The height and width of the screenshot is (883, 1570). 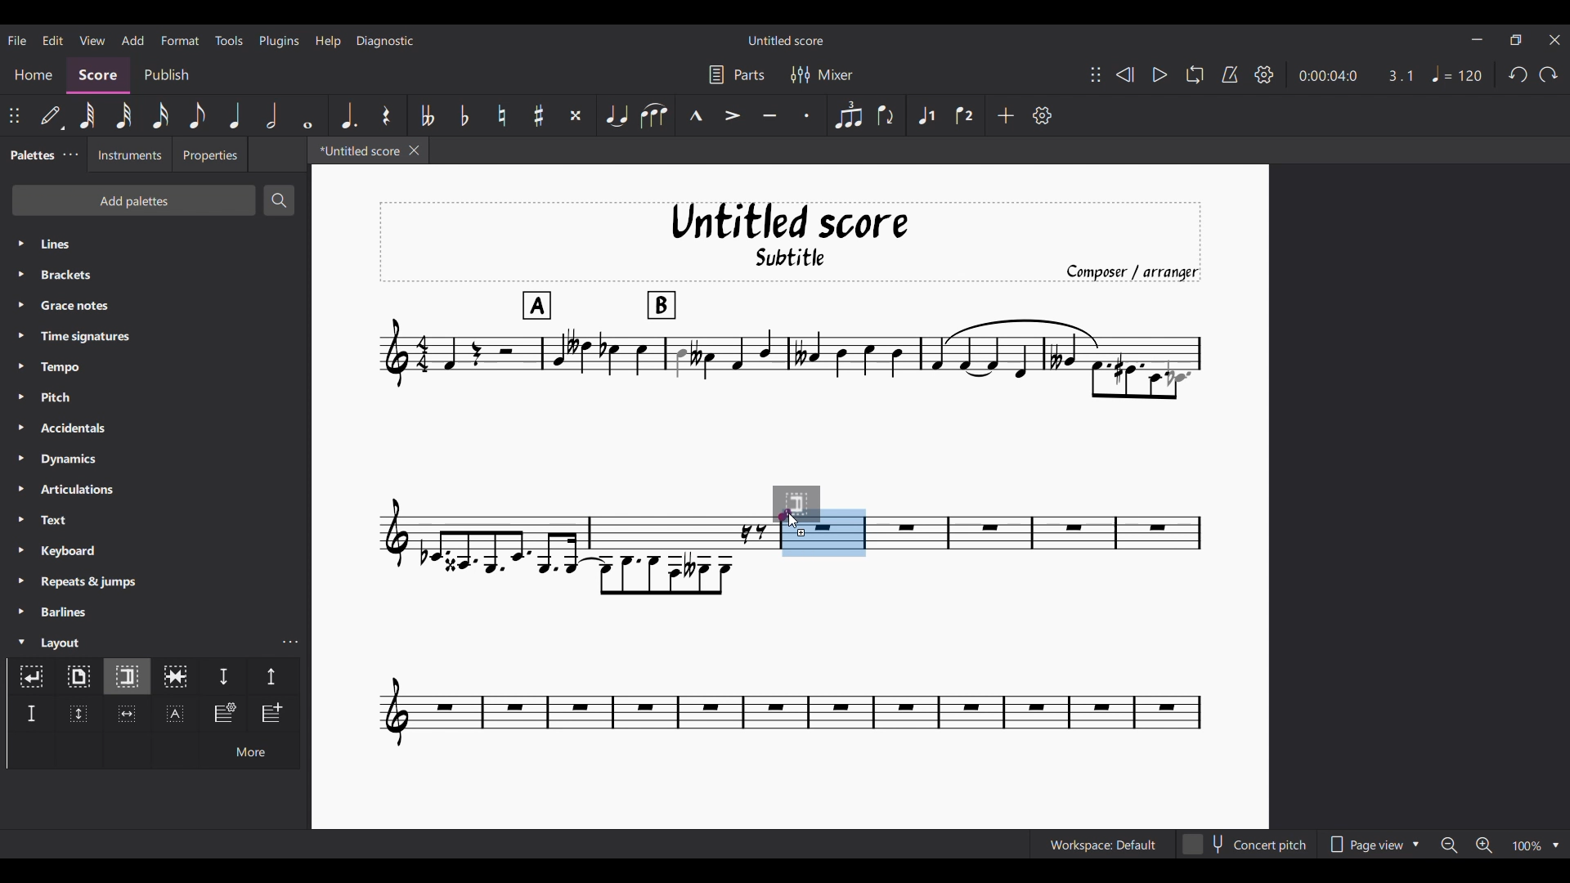 What do you see at coordinates (309, 115) in the screenshot?
I see `Whole note` at bounding box center [309, 115].